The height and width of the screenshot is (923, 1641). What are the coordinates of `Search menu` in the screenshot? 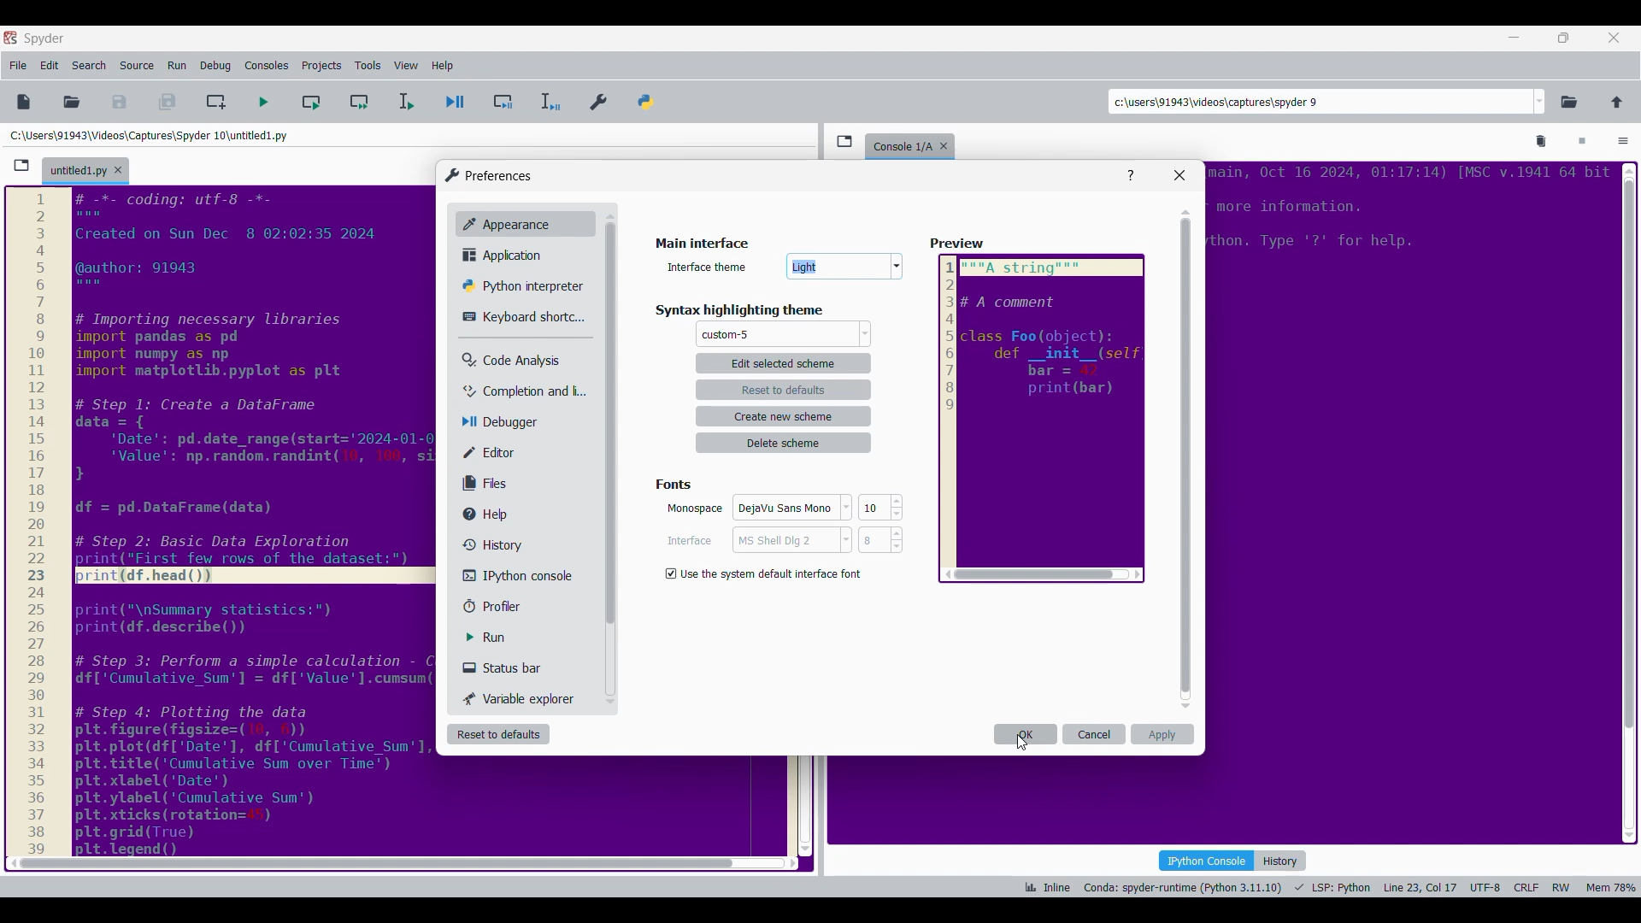 It's located at (90, 66).